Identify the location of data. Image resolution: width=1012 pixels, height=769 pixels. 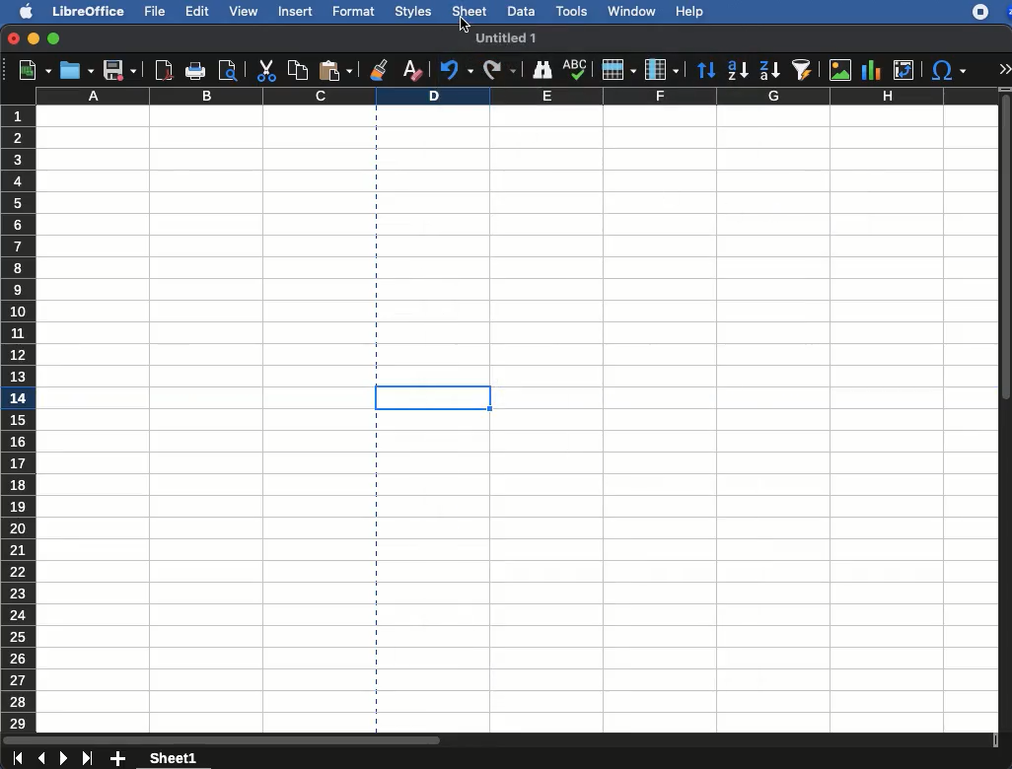
(519, 11).